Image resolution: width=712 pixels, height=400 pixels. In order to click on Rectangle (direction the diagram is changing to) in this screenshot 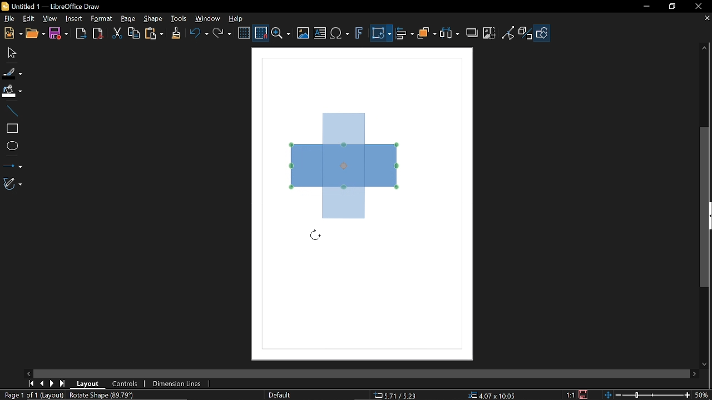, I will do `click(343, 163)`.